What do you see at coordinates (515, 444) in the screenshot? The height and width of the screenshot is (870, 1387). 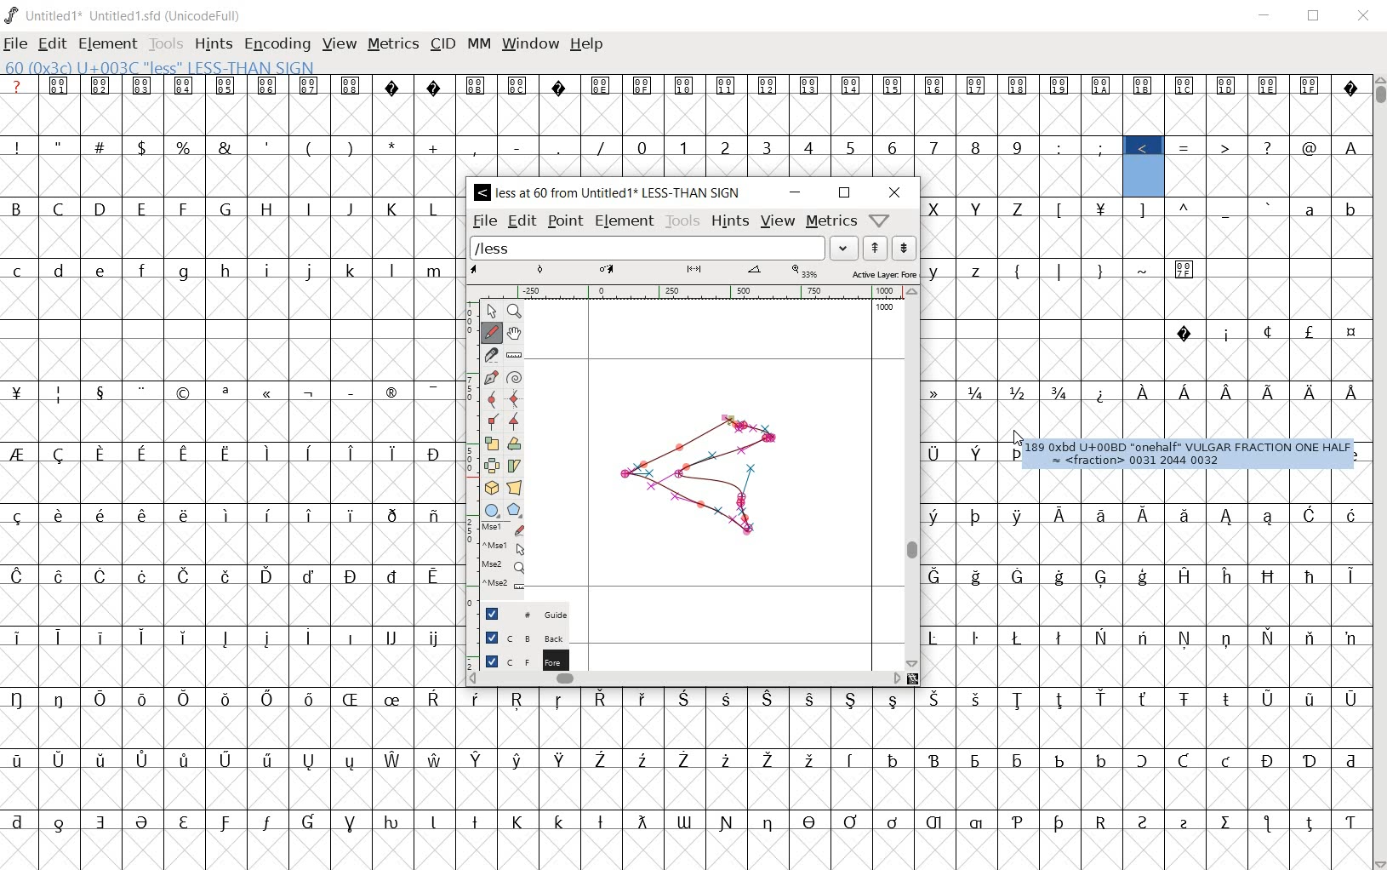 I see `Rotate the selection` at bounding box center [515, 444].